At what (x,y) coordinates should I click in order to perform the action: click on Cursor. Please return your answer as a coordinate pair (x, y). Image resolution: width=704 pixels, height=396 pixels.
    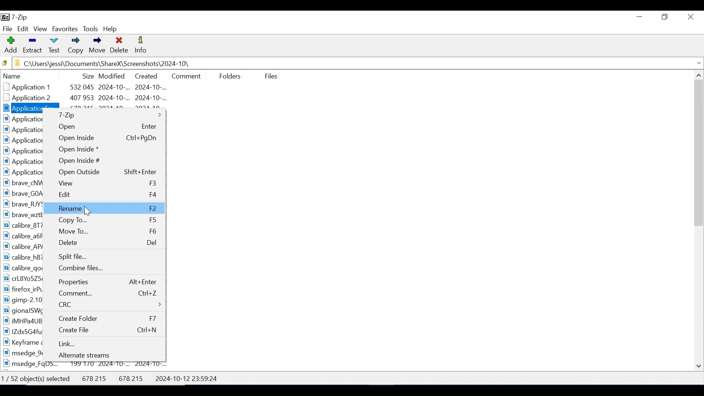
    Looking at the image, I should click on (88, 211).